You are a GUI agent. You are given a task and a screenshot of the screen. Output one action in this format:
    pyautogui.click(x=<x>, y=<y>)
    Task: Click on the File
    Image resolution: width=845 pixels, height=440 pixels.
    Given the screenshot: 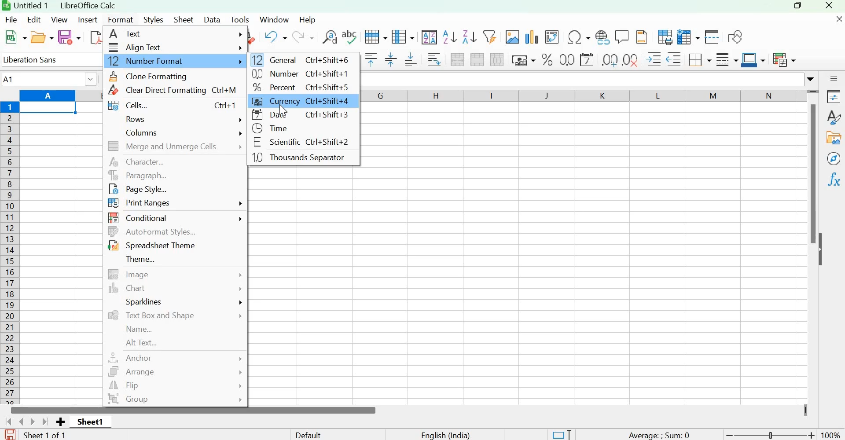 What is the action you would take?
    pyautogui.click(x=12, y=19)
    